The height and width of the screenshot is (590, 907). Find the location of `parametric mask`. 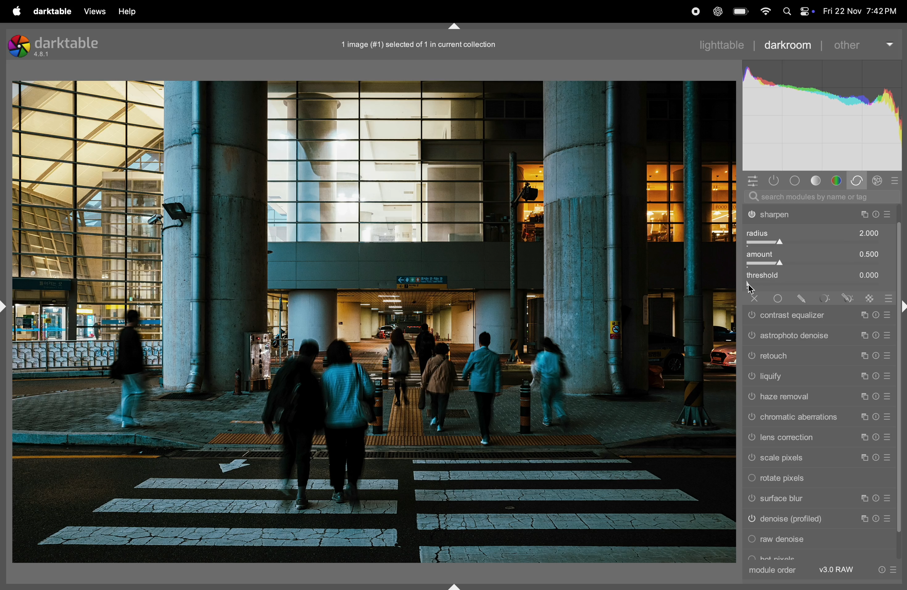

parametric mask is located at coordinates (821, 297).